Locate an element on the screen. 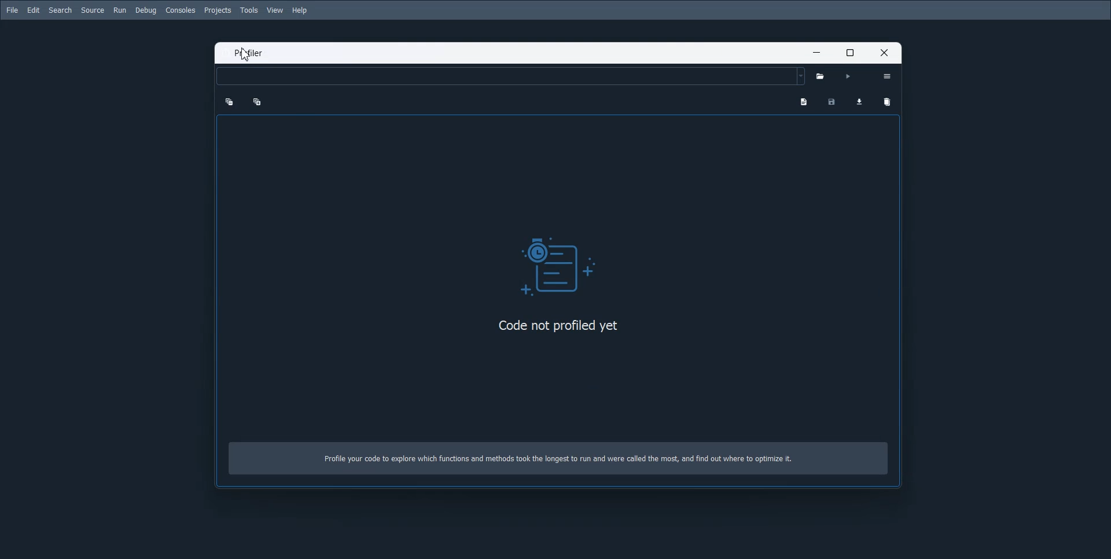  Show programs output is located at coordinates (803, 101).